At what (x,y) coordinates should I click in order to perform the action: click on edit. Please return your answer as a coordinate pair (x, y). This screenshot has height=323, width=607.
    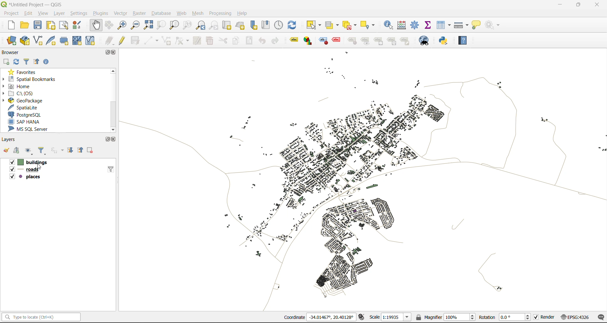
    Looking at the image, I should click on (28, 13).